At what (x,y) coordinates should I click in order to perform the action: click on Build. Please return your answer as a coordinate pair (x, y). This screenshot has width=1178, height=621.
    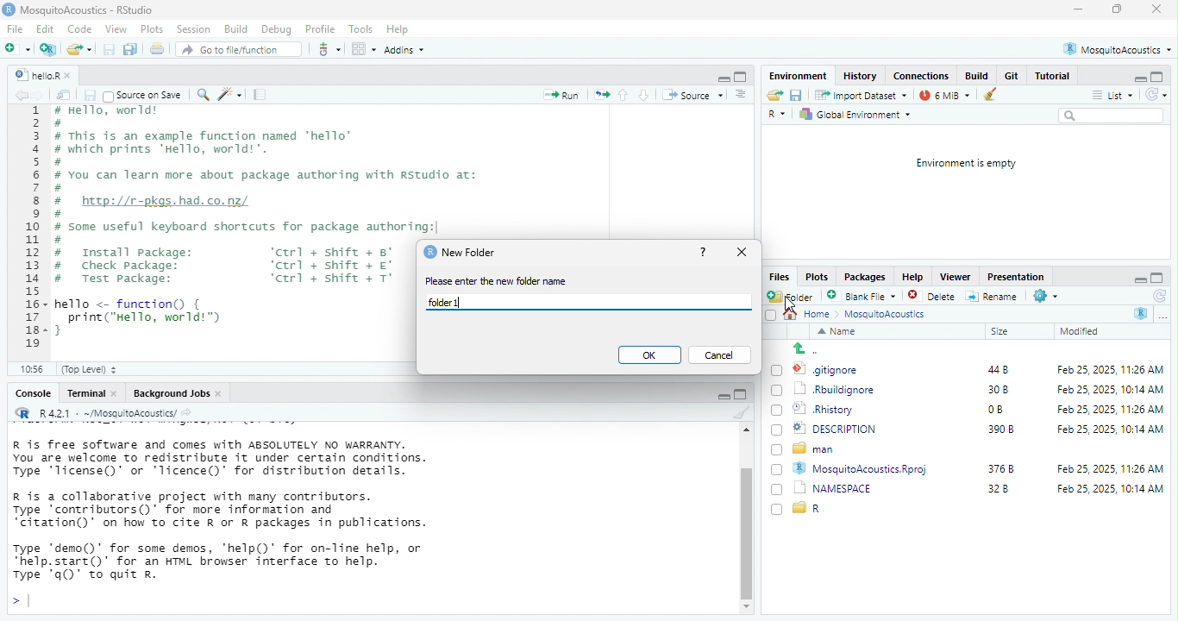
    Looking at the image, I should click on (235, 28).